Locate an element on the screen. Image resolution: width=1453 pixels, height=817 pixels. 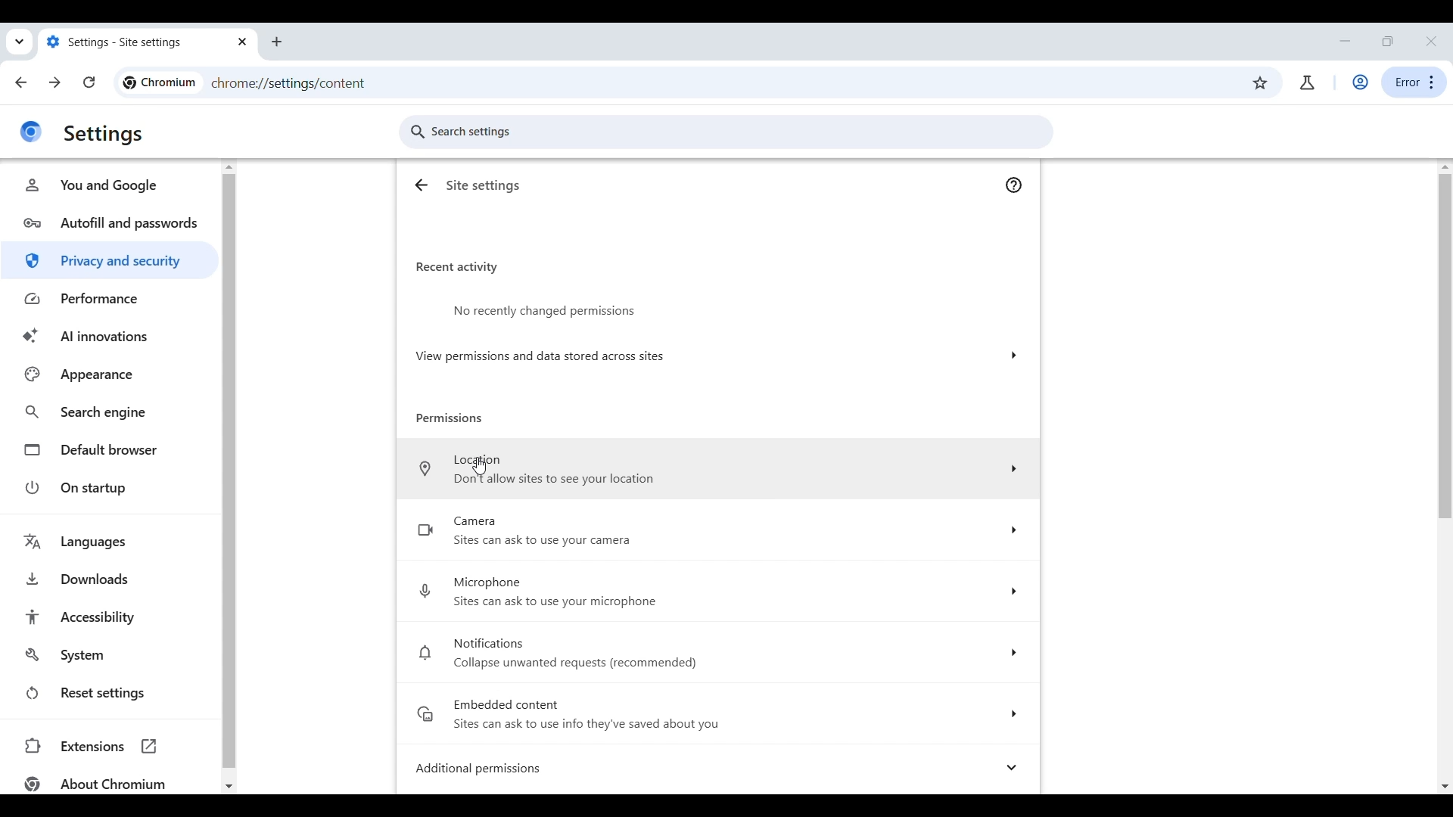
Chrome Logo  is located at coordinates (30, 132).